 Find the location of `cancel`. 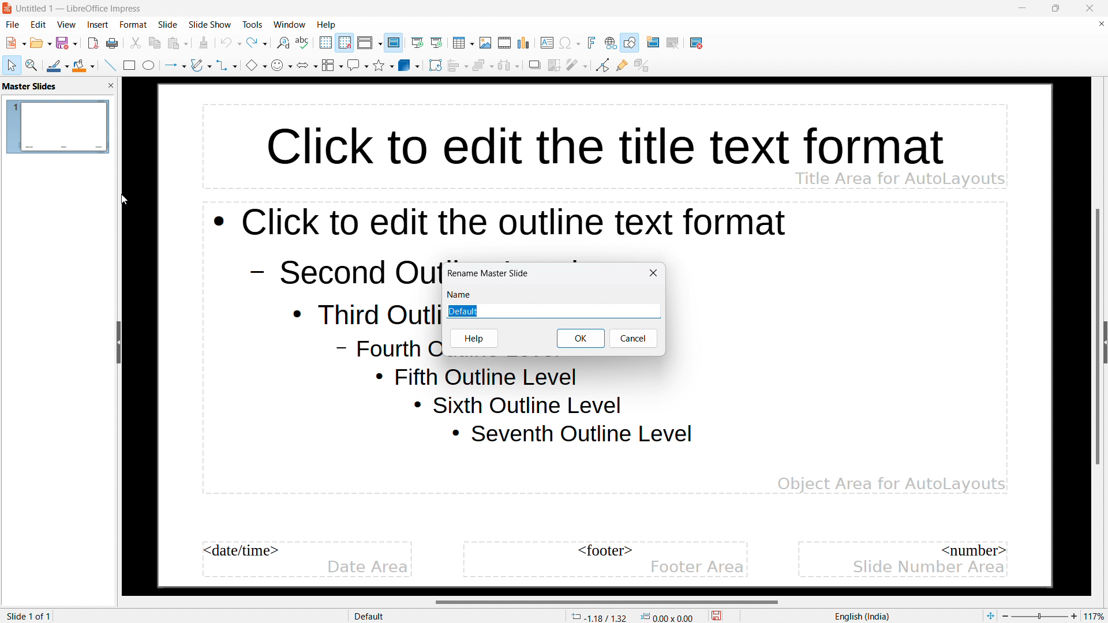

cancel is located at coordinates (634, 338).